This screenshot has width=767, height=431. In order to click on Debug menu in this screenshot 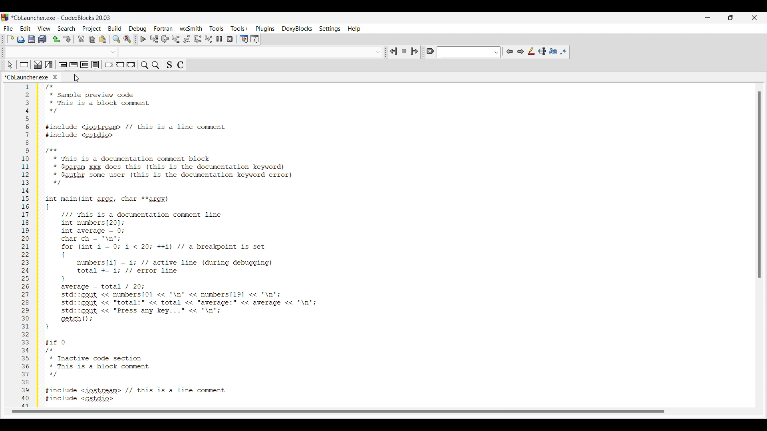, I will do `click(137, 29)`.